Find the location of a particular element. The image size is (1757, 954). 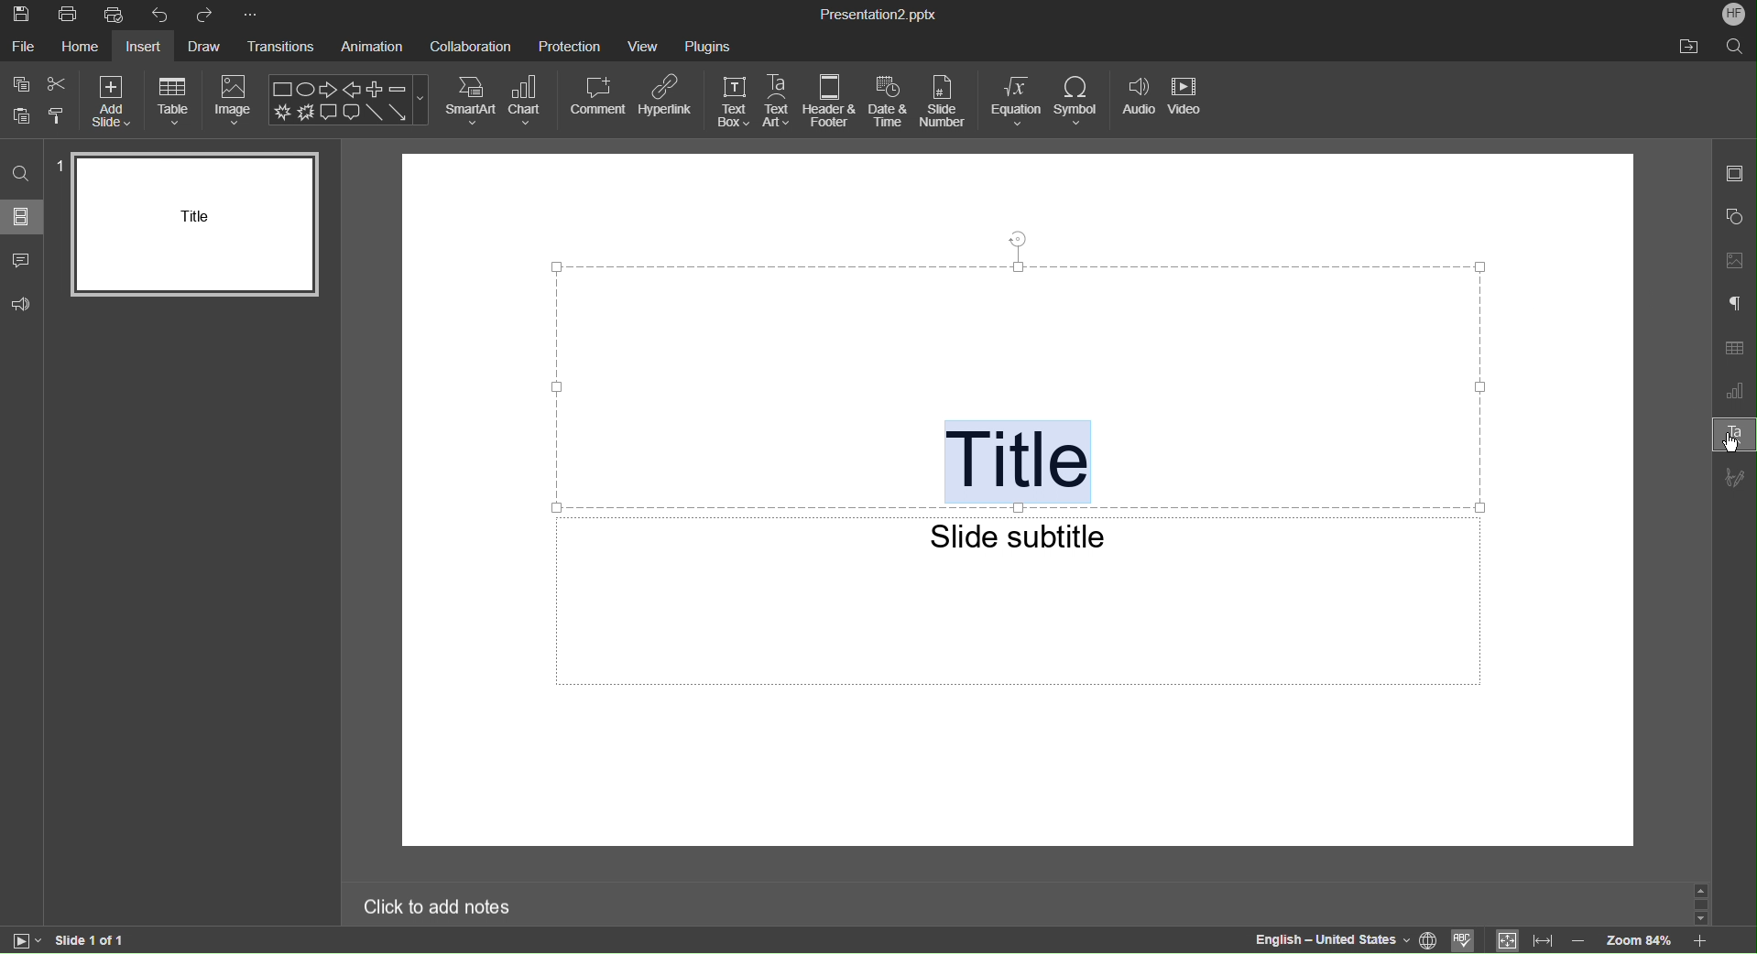

Collaboration is located at coordinates (471, 47).